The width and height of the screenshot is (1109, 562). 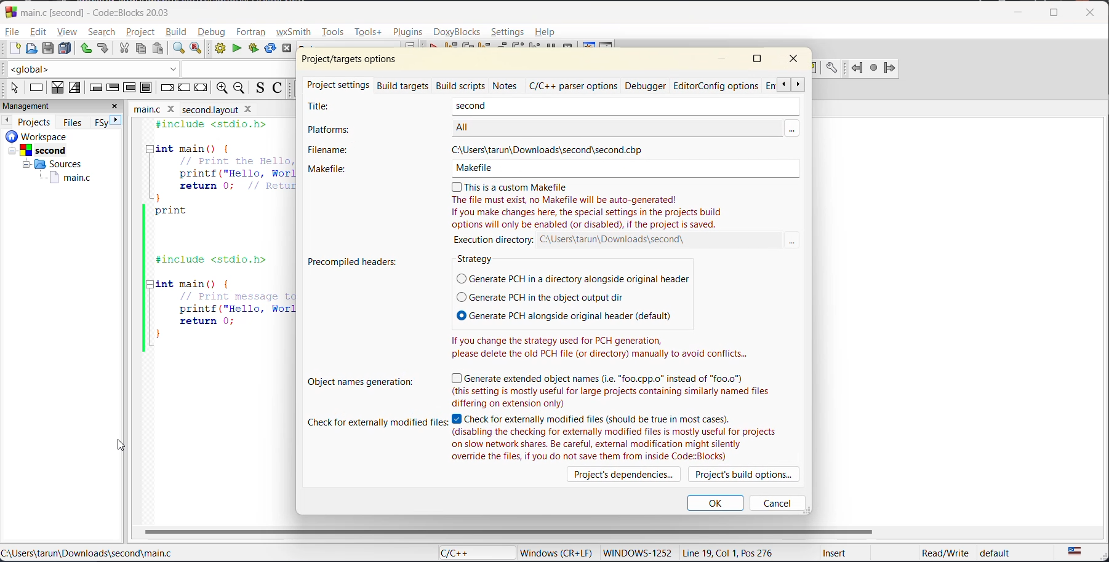 What do you see at coordinates (646, 87) in the screenshot?
I see `debugger` at bounding box center [646, 87].